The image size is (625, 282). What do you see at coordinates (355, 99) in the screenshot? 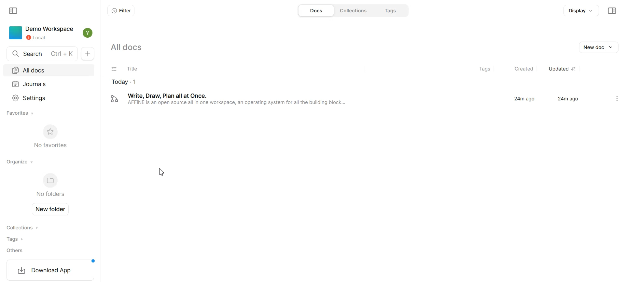
I see `Document` at bounding box center [355, 99].